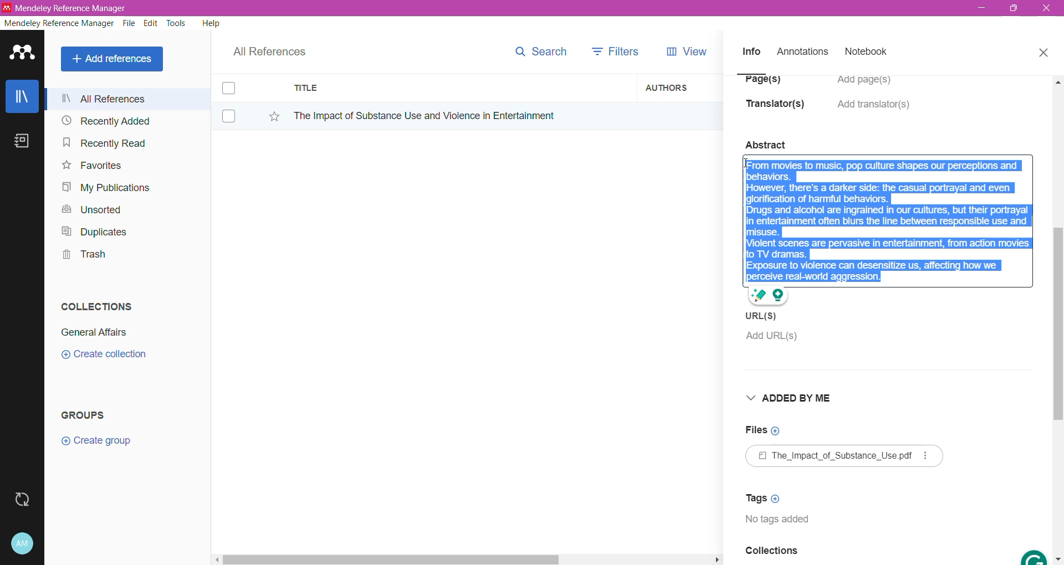 The image size is (1064, 565). Describe the element at coordinates (847, 457) in the screenshot. I see `Available File` at that location.